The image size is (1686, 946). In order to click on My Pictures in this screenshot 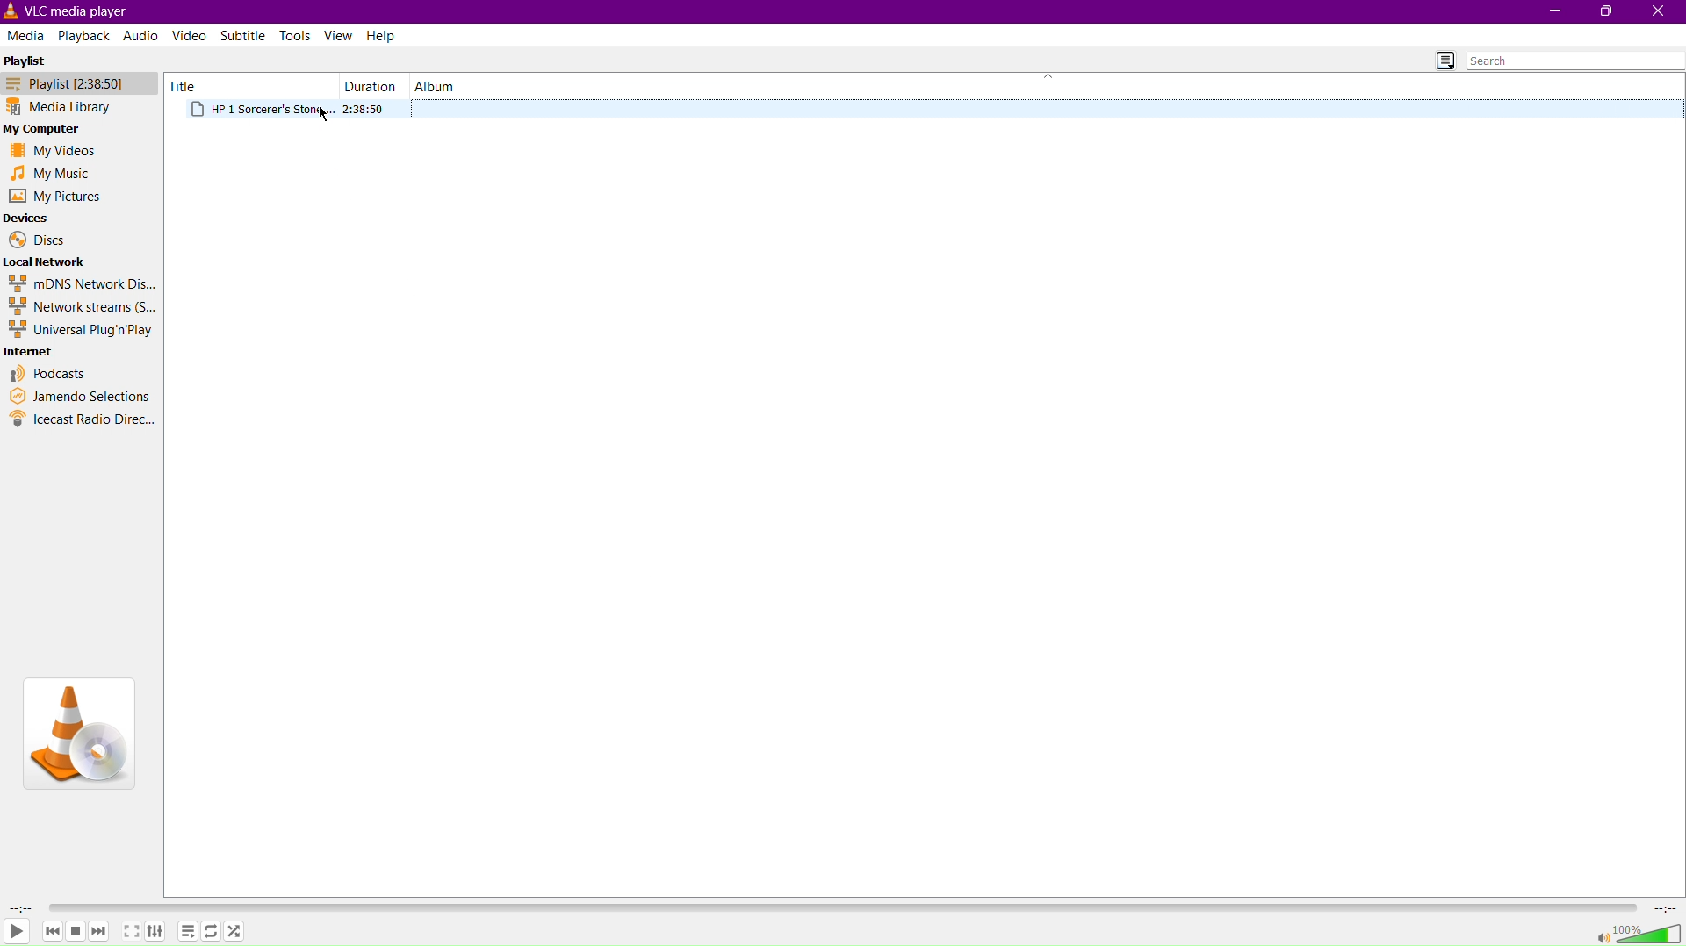, I will do `click(54, 197)`.